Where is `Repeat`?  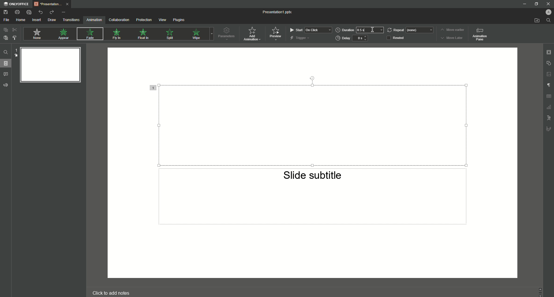 Repeat is located at coordinates (410, 29).